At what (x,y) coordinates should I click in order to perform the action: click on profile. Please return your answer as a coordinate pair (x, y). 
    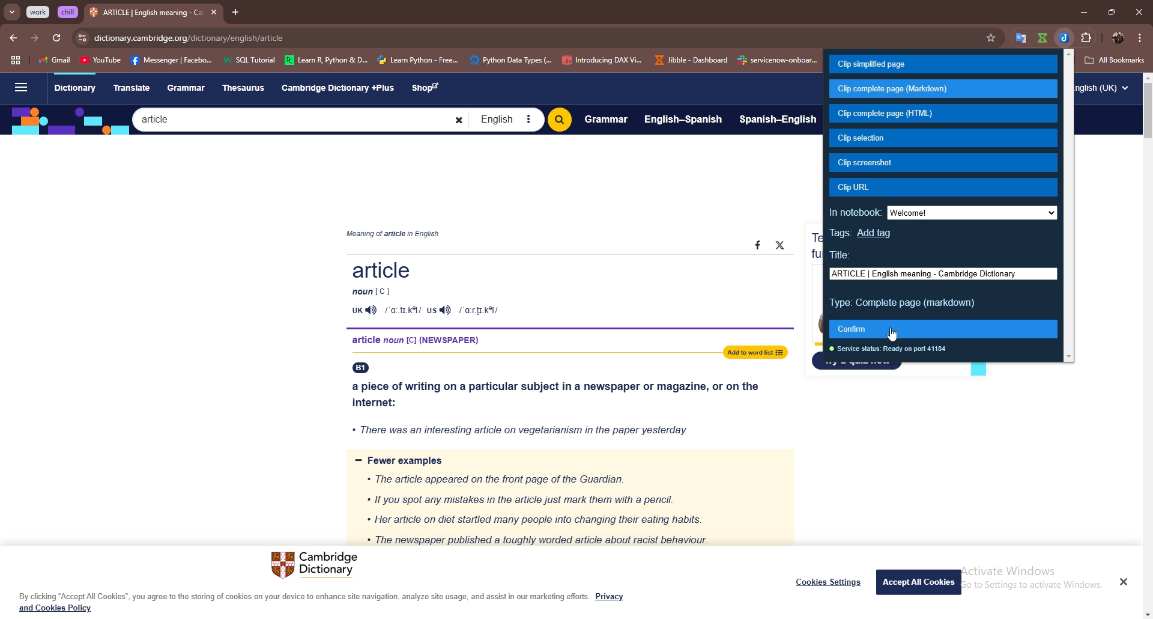
    Looking at the image, I should click on (1119, 38).